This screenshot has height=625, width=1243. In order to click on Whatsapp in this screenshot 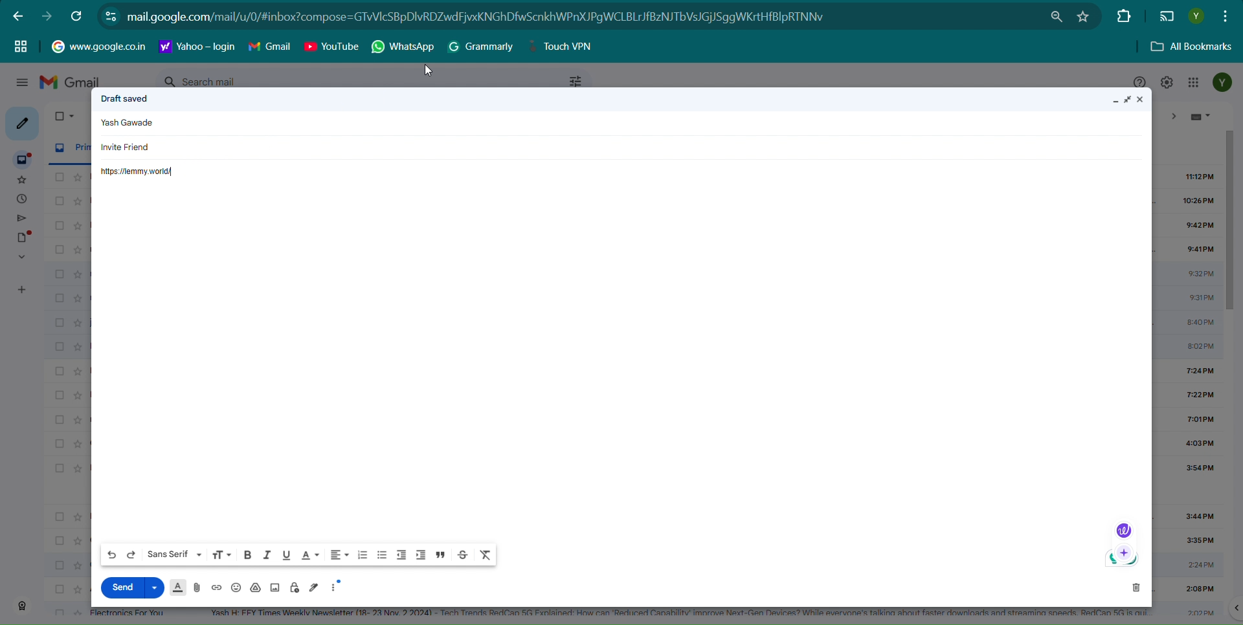, I will do `click(405, 47)`.